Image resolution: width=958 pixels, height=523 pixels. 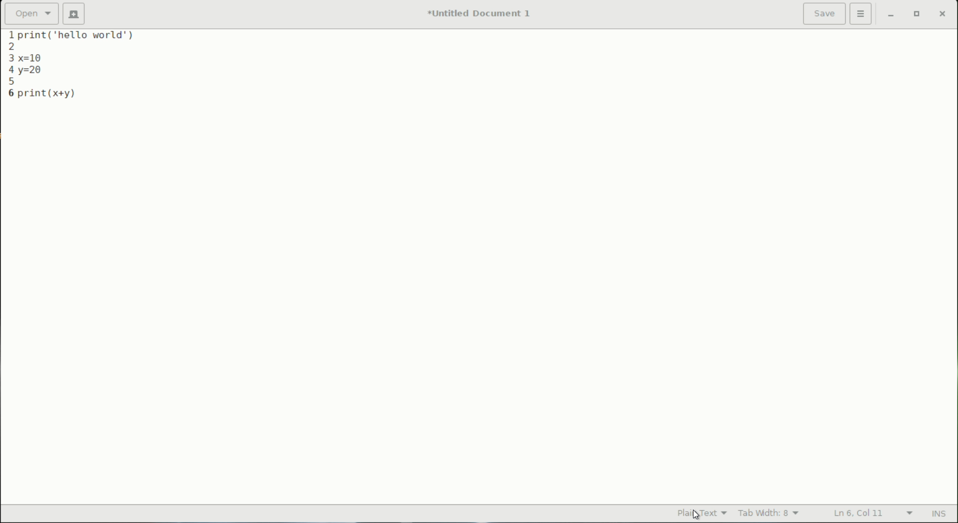 What do you see at coordinates (918, 15) in the screenshot?
I see `full screen` at bounding box center [918, 15].